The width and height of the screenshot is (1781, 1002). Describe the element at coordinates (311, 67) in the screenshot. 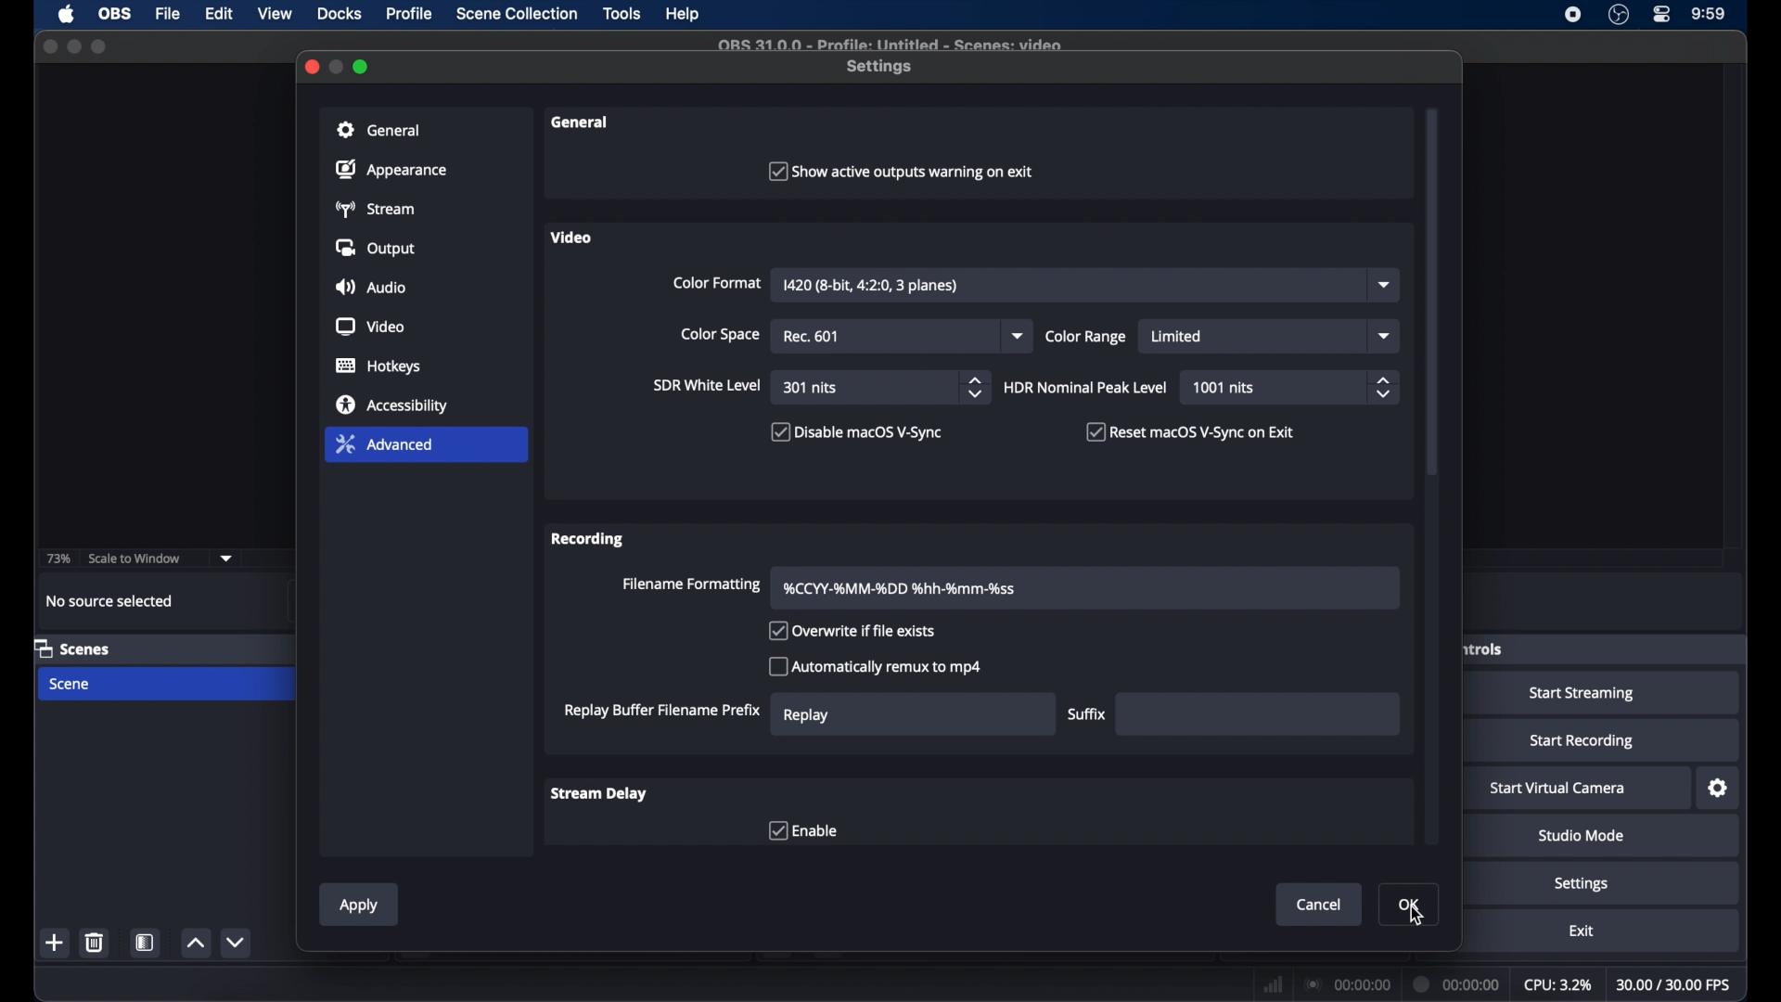

I see `close` at that location.